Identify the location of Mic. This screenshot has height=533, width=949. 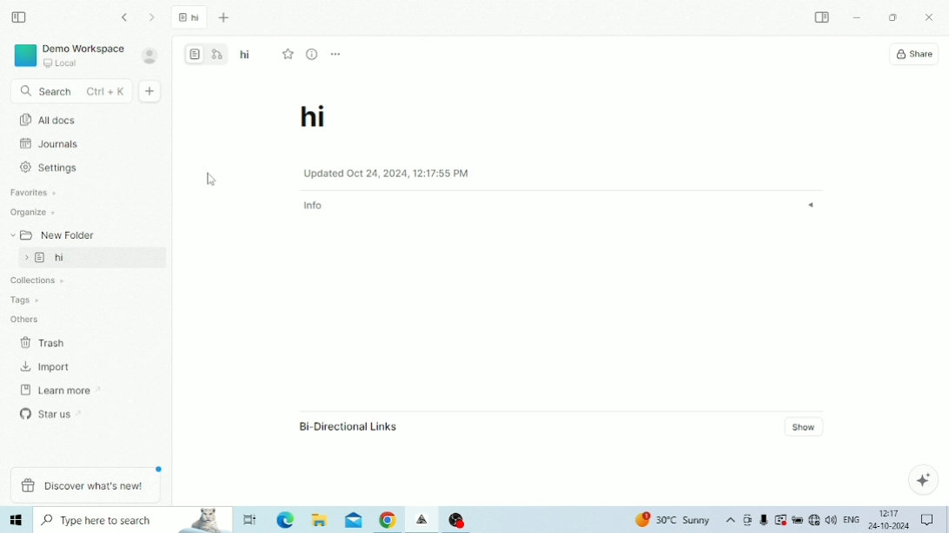
(763, 521).